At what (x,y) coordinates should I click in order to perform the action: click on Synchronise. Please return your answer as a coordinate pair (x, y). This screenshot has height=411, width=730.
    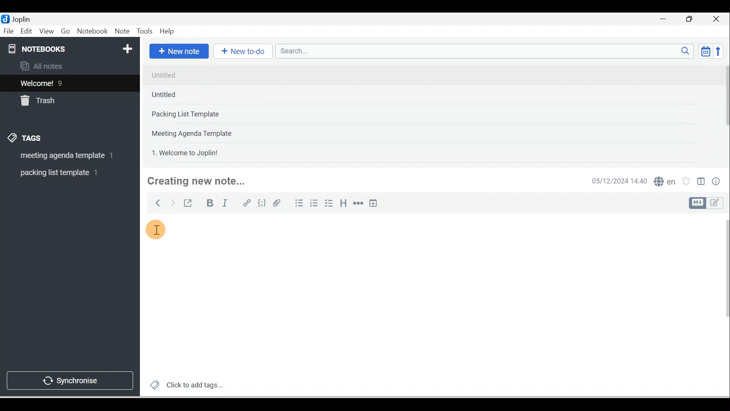
    Looking at the image, I should click on (69, 379).